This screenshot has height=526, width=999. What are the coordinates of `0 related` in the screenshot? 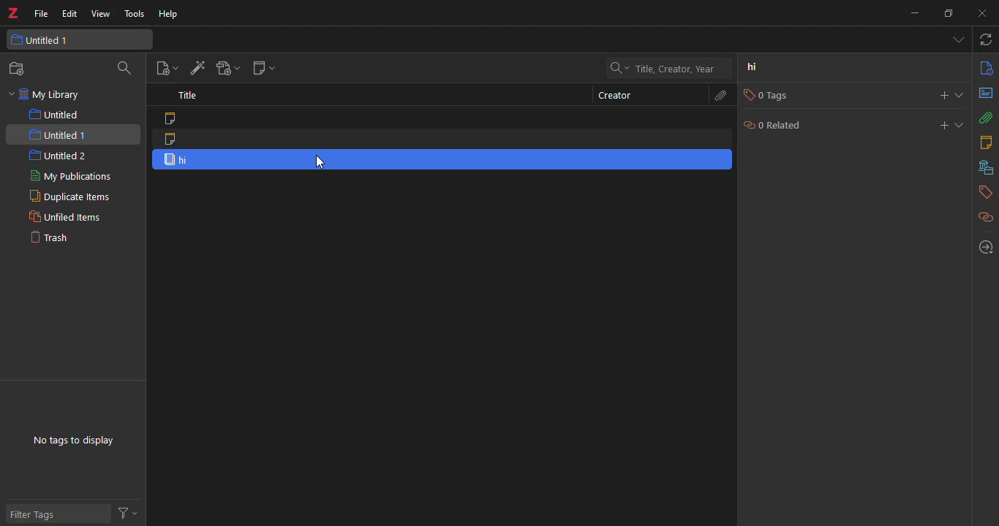 It's located at (775, 126).